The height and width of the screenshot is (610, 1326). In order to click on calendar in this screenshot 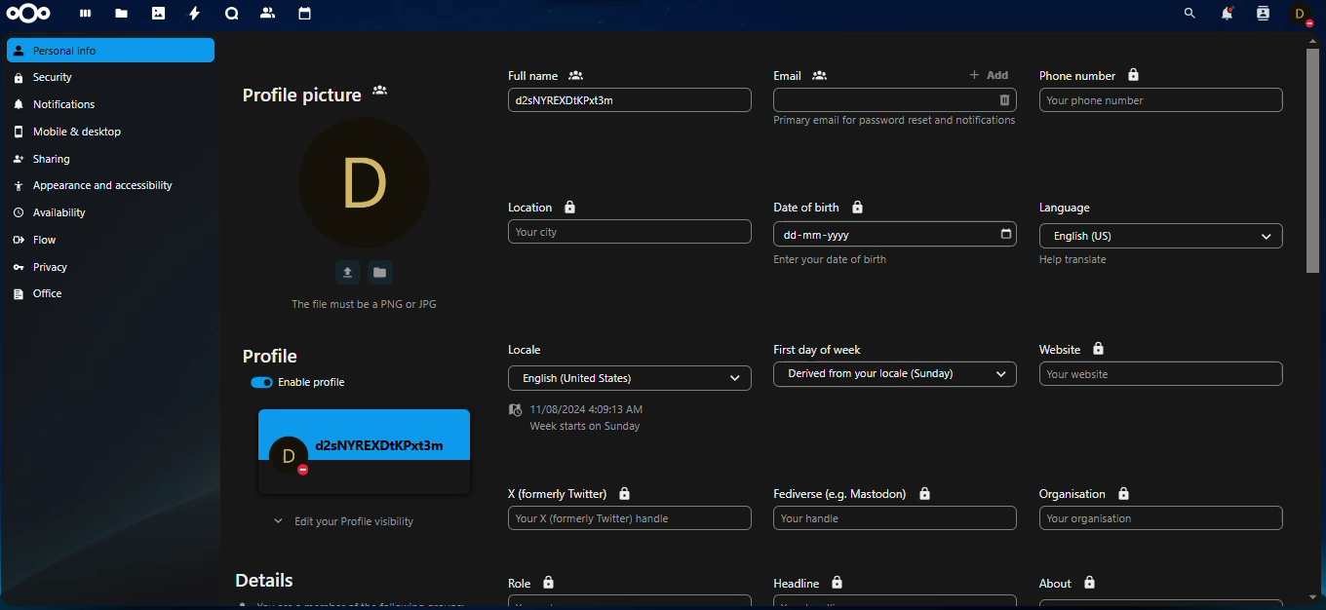, I will do `click(306, 17)`.